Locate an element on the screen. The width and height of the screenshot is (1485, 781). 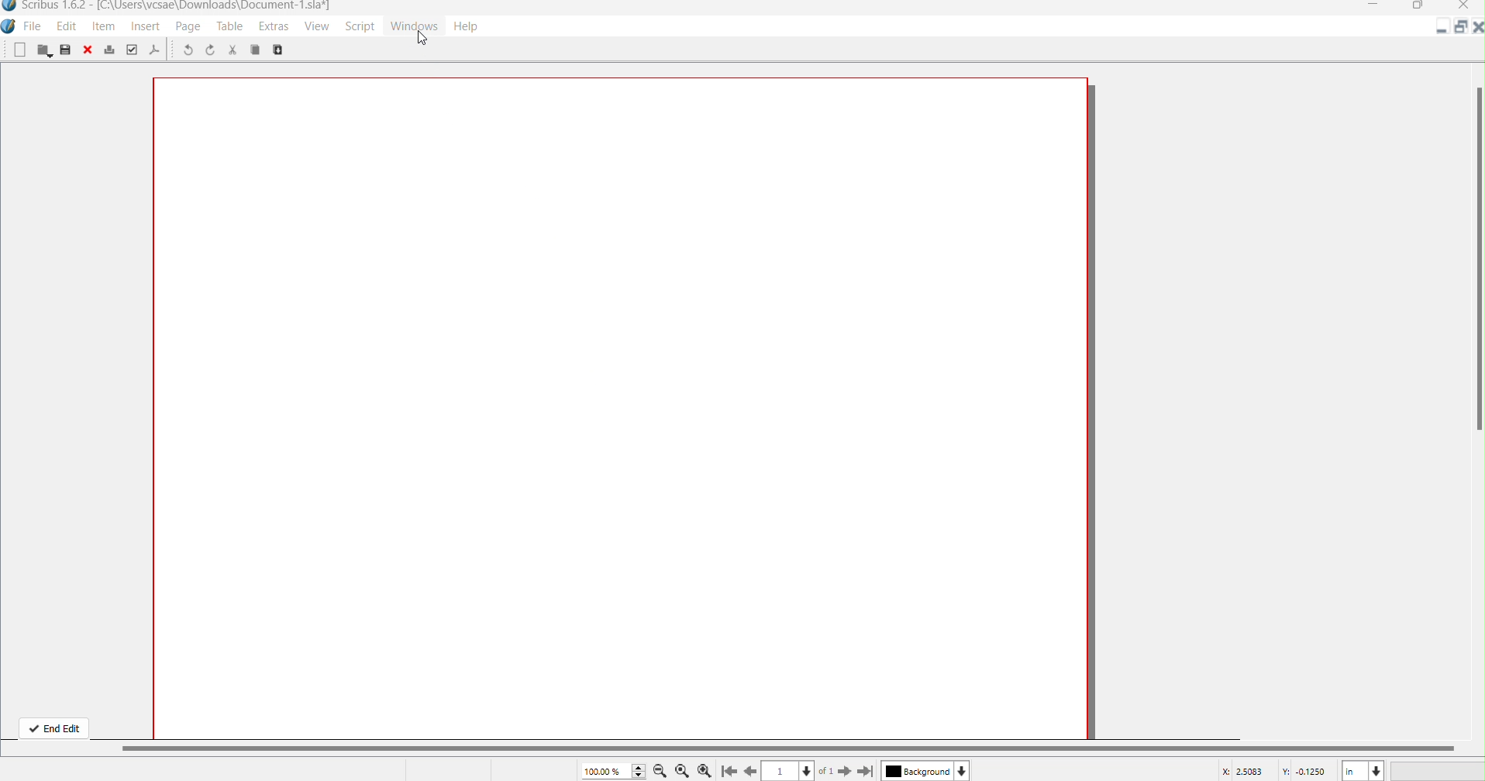
down is located at coordinates (963, 770).